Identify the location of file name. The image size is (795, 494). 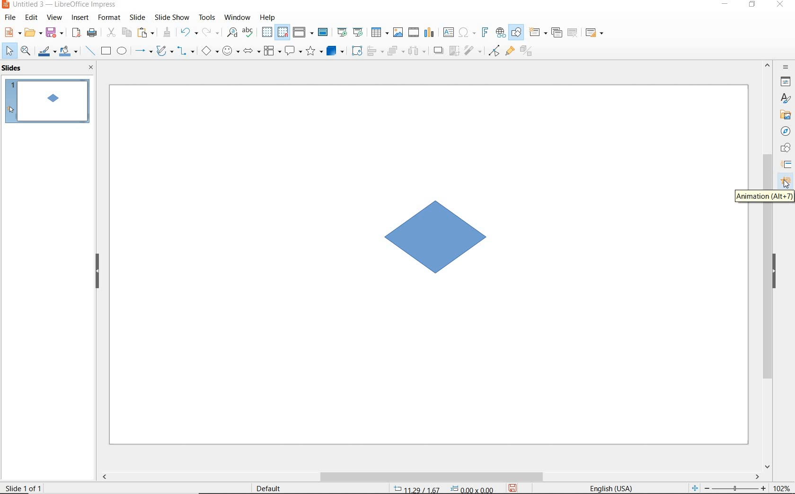
(60, 5).